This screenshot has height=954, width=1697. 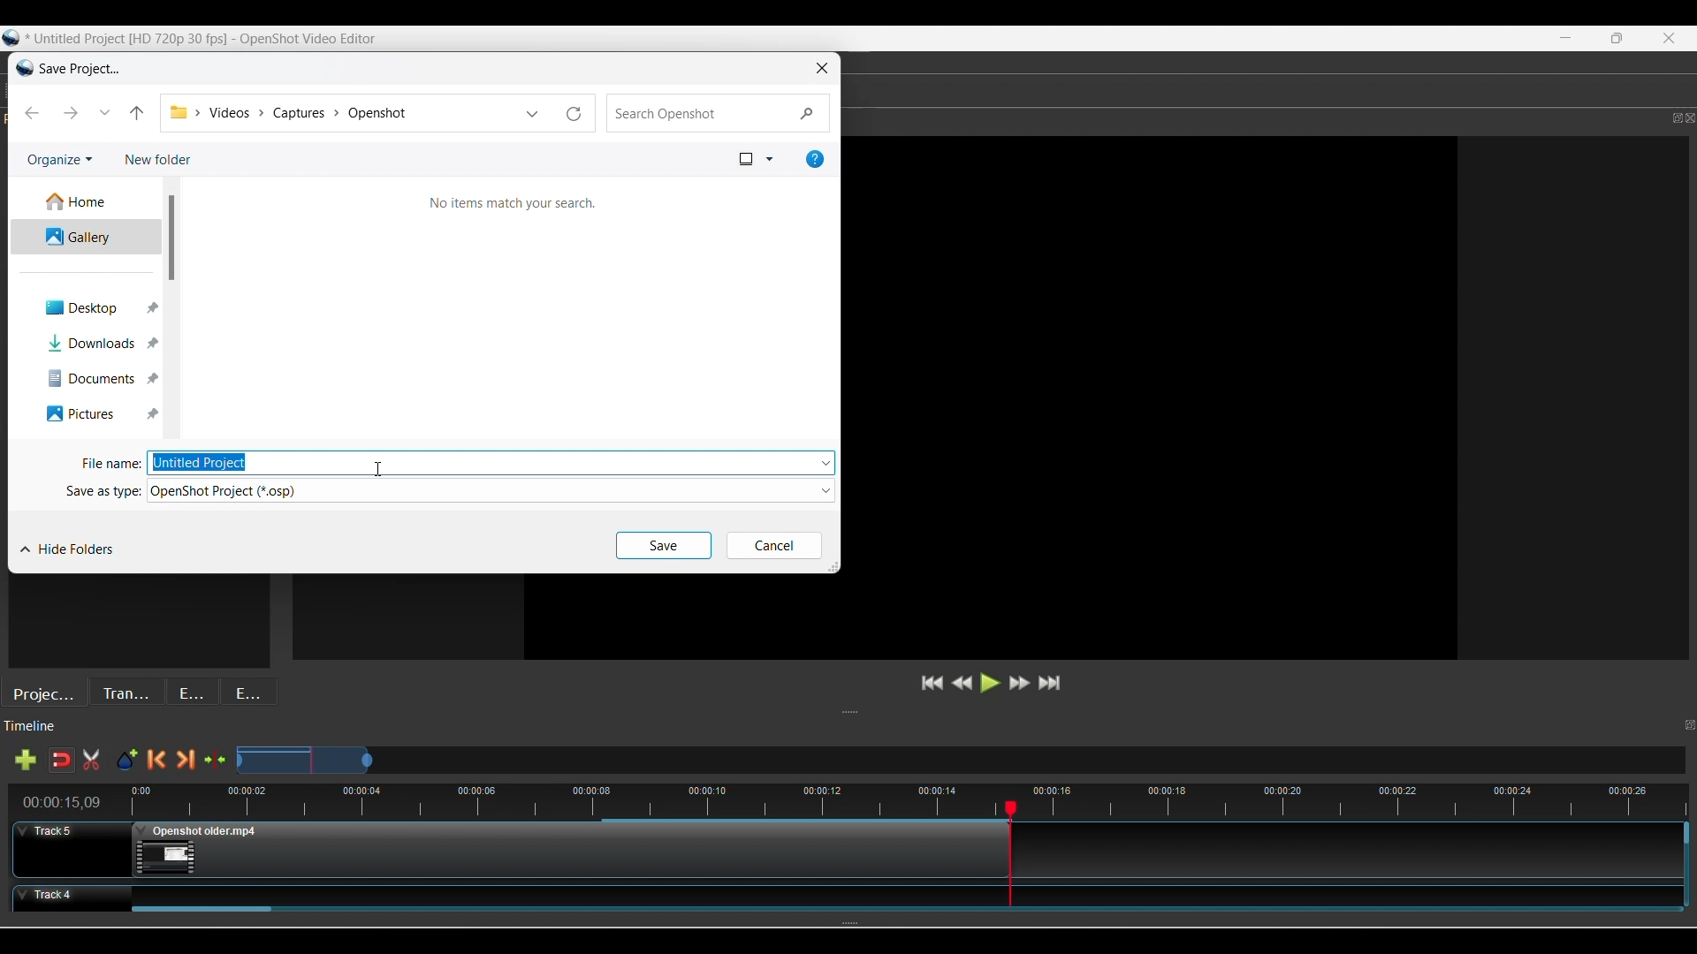 I want to click on Window name, so click(x=84, y=68).